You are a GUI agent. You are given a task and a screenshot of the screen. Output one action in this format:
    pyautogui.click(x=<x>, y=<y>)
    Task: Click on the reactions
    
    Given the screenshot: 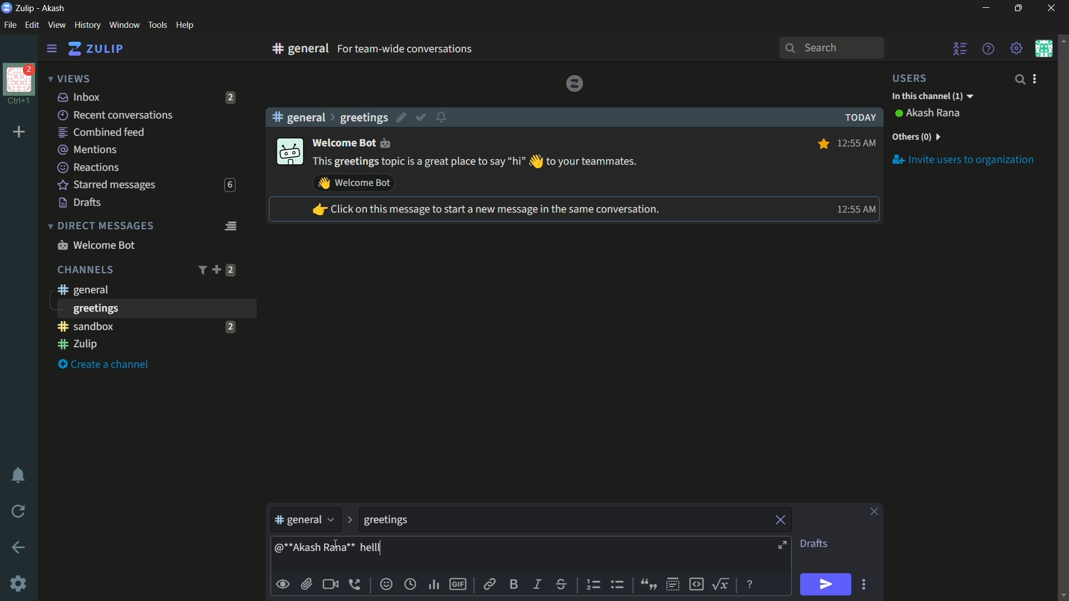 What is the action you would take?
    pyautogui.click(x=88, y=167)
    